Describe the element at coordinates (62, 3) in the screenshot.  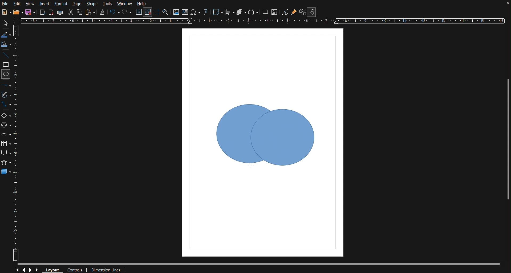
I see `Format` at that location.